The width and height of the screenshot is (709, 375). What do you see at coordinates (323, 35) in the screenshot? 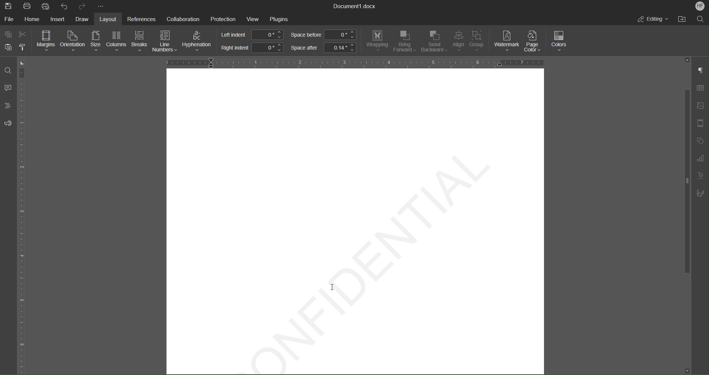
I see `Space before` at bounding box center [323, 35].